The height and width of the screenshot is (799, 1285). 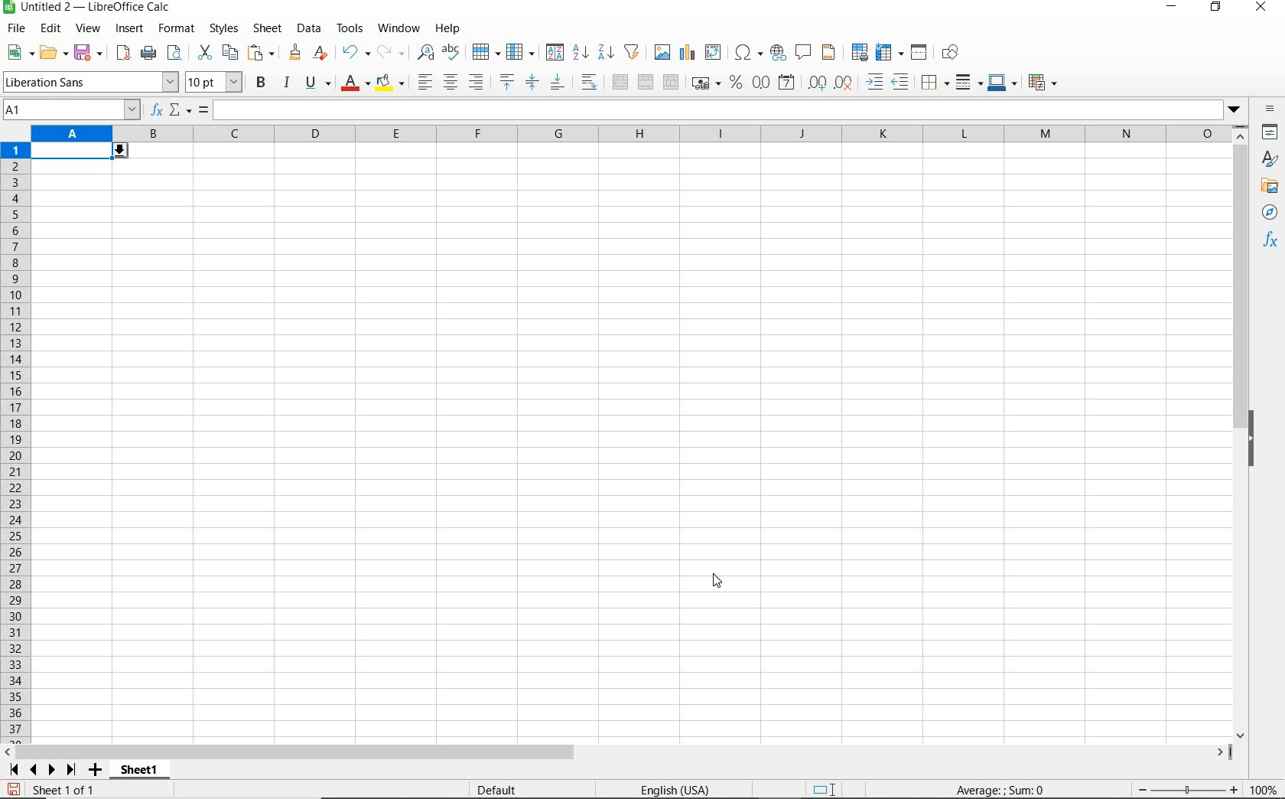 I want to click on coditional, so click(x=1041, y=83).